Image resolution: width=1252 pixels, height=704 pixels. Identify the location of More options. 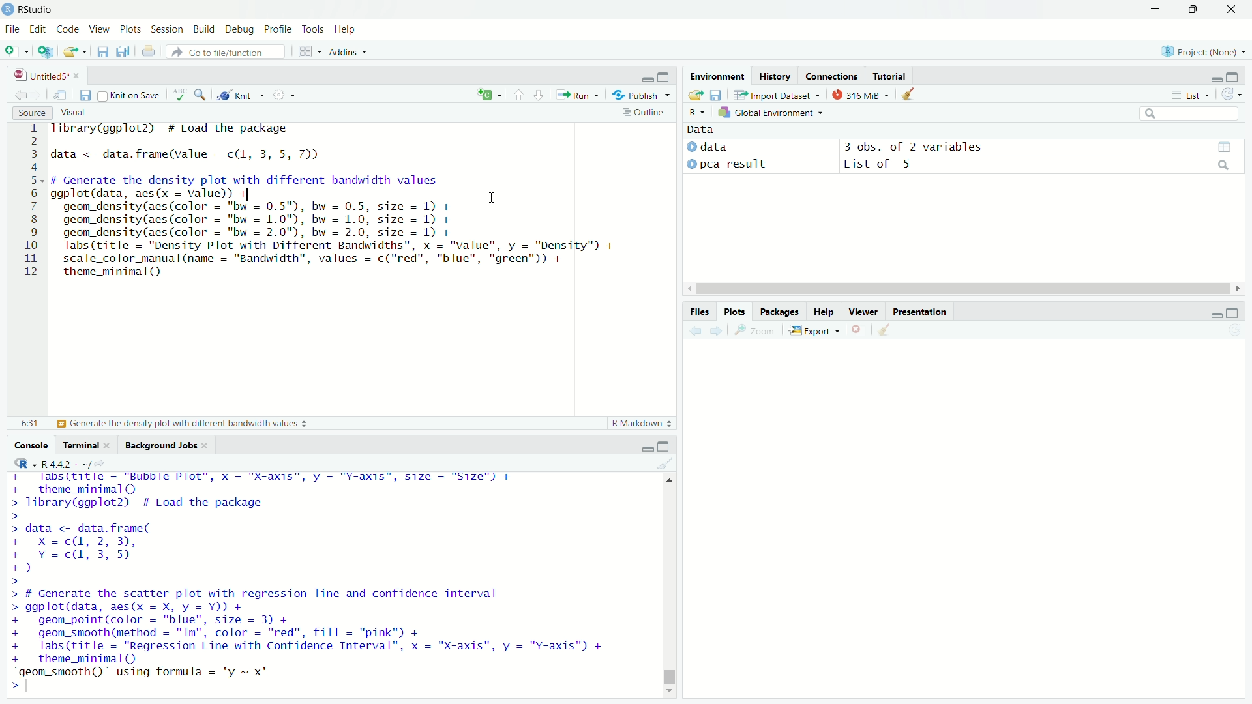
(284, 95).